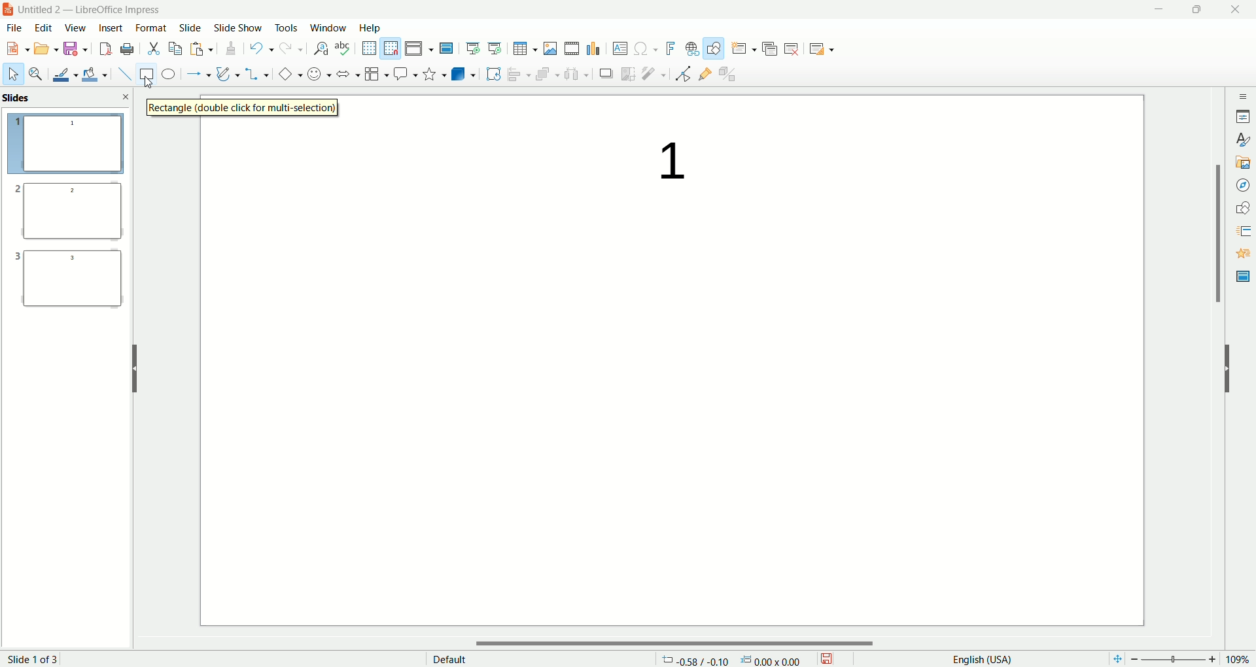 The width and height of the screenshot is (1256, 667). I want to click on slides, so click(20, 98).